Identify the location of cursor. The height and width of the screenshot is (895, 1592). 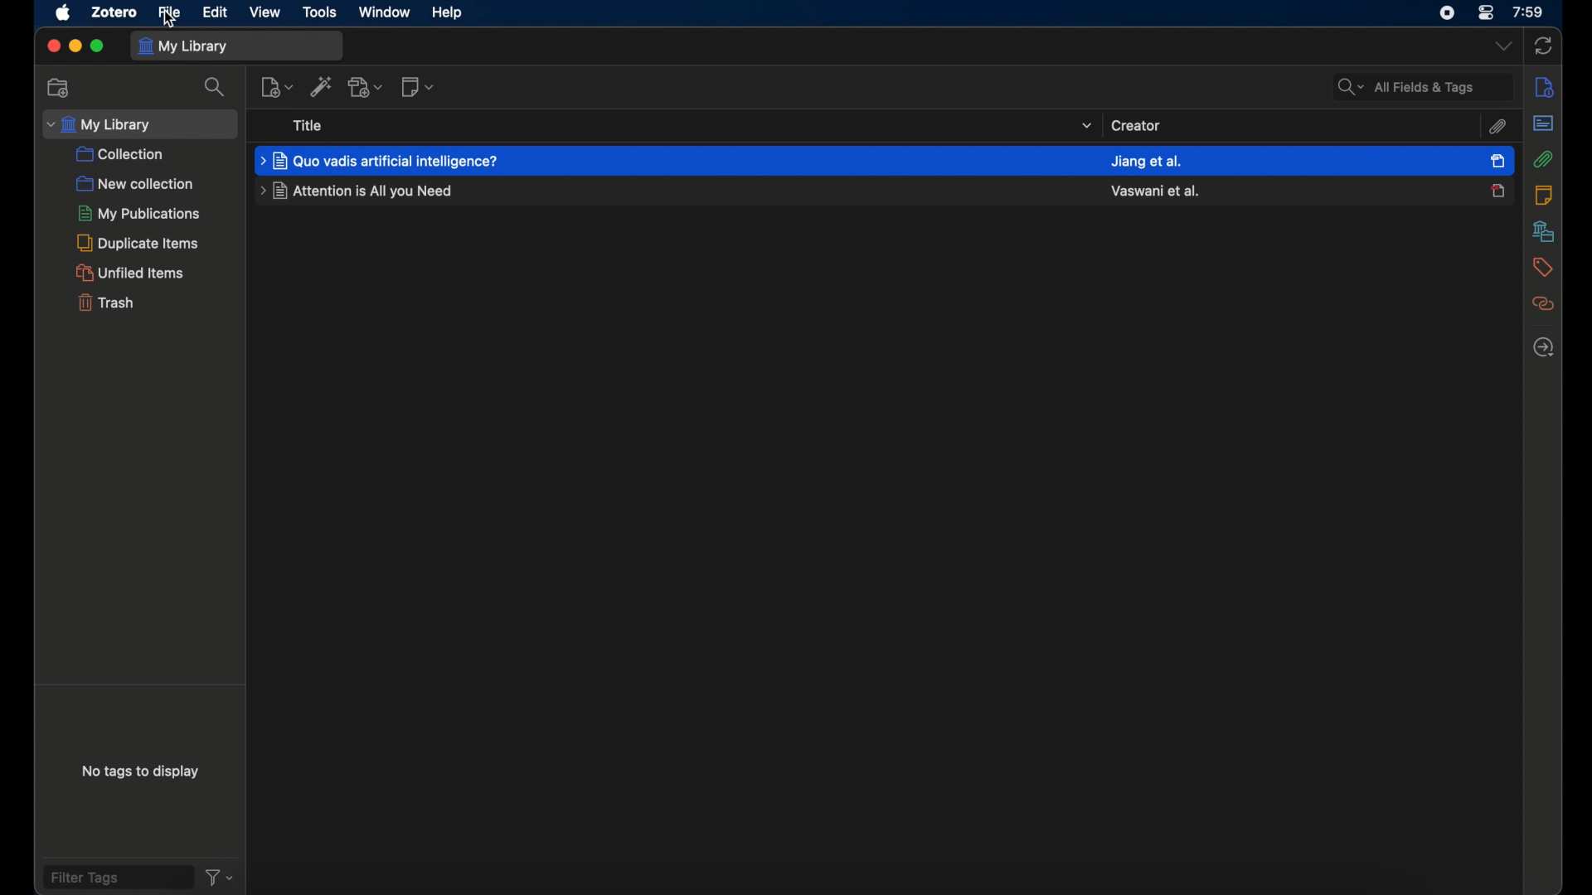
(172, 22).